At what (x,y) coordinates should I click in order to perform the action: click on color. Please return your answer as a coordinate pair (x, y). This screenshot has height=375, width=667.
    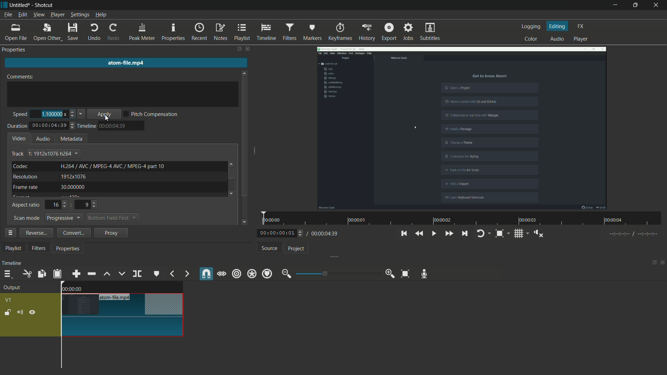
    Looking at the image, I should click on (532, 39).